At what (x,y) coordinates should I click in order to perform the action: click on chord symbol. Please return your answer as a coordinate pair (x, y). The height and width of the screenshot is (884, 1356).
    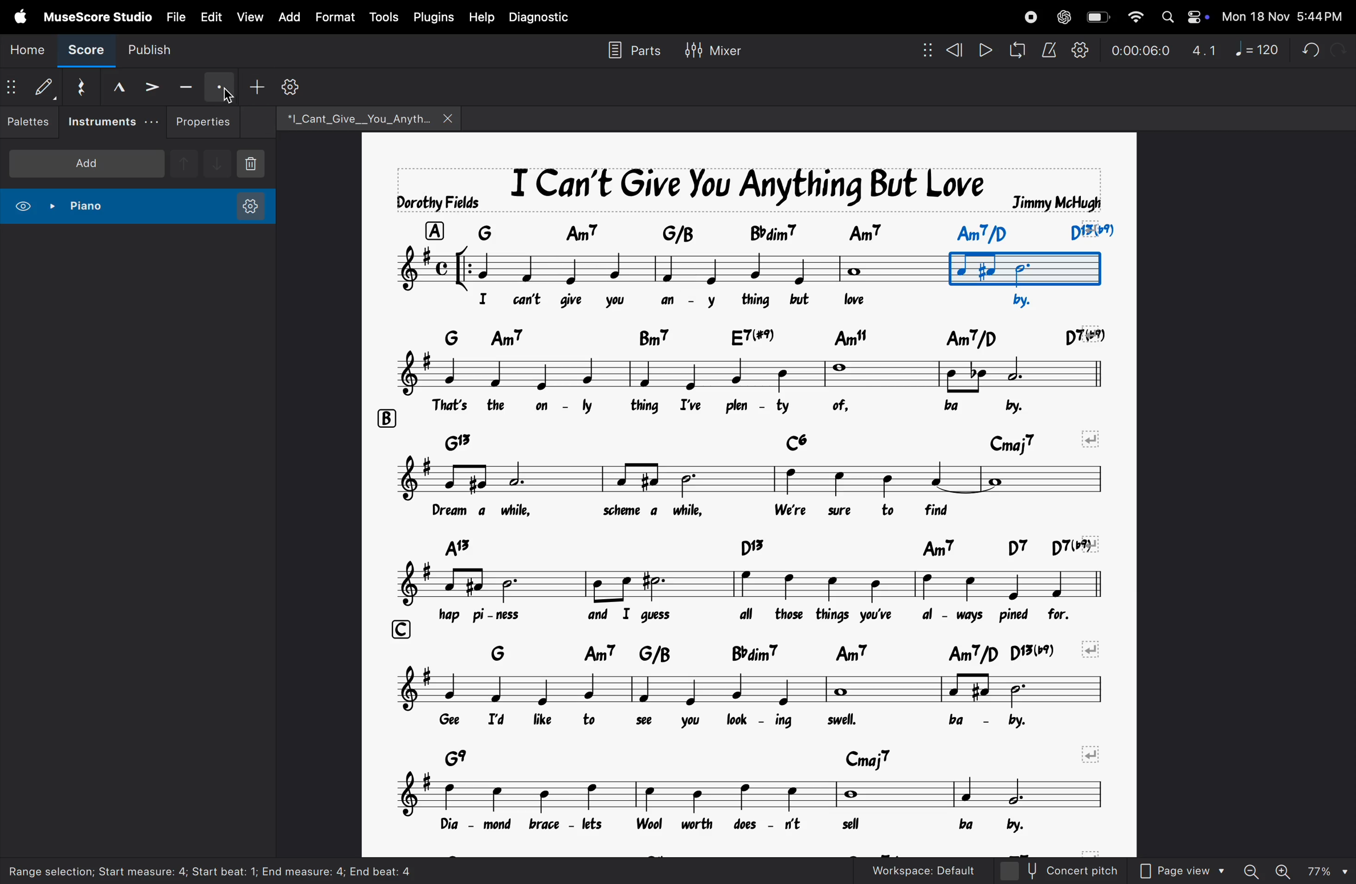
    Looking at the image, I should click on (792, 231).